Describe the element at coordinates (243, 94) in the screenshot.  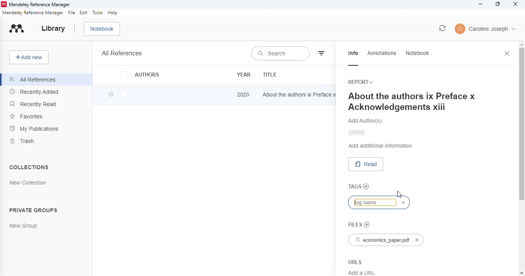
I see `2020` at that location.